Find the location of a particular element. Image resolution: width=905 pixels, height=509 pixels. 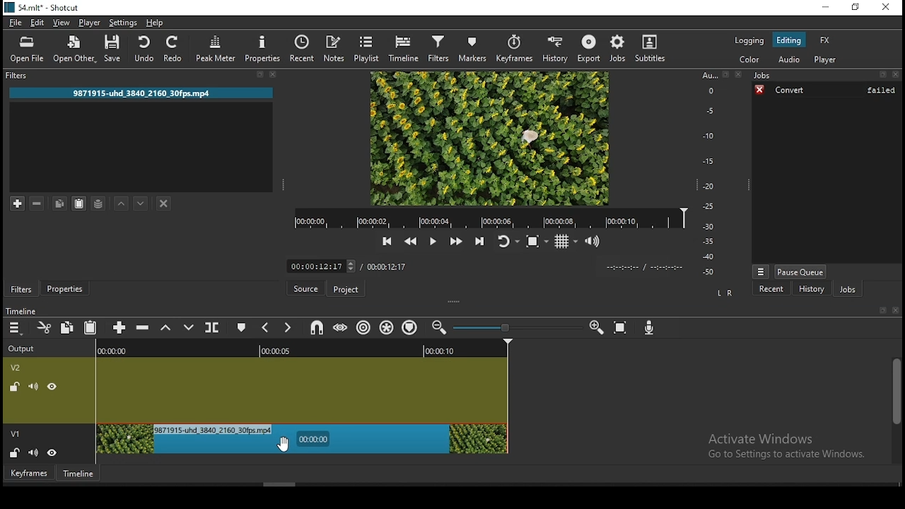

view/hide is located at coordinates (52, 387).